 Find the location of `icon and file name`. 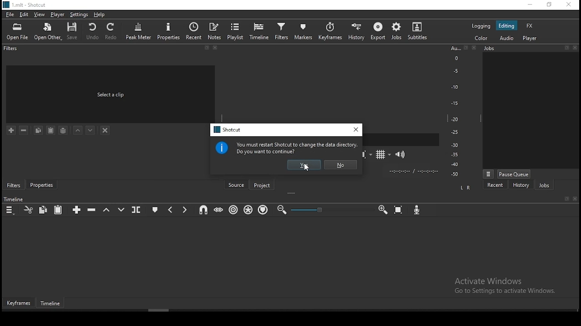

icon and file name is located at coordinates (25, 5).